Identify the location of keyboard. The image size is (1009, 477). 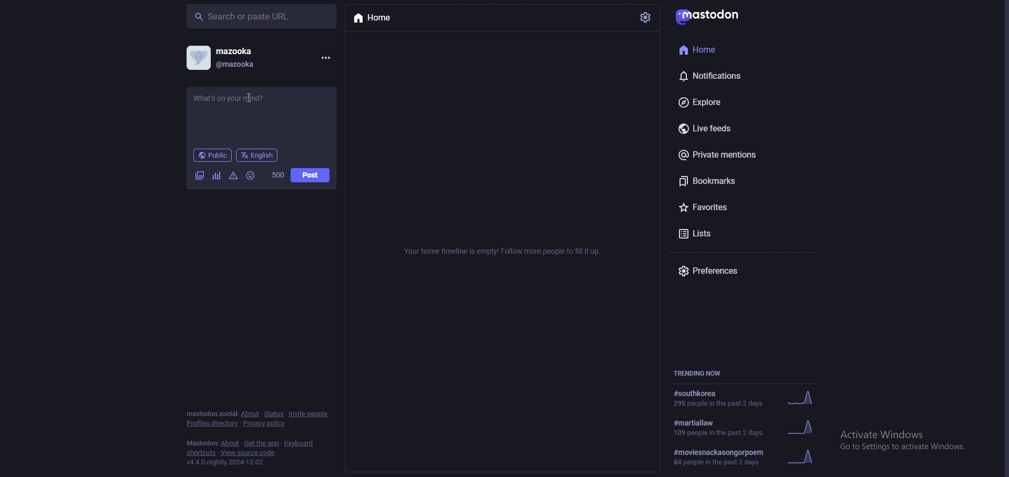
(298, 443).